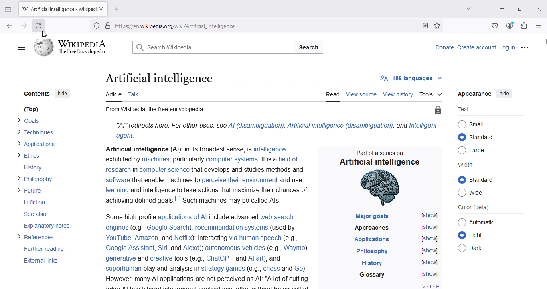 The width and height of the screenshot is (547, 289). Describe the element at coordinates (431, 252) in the screenshot. I see `[show]` at that location.